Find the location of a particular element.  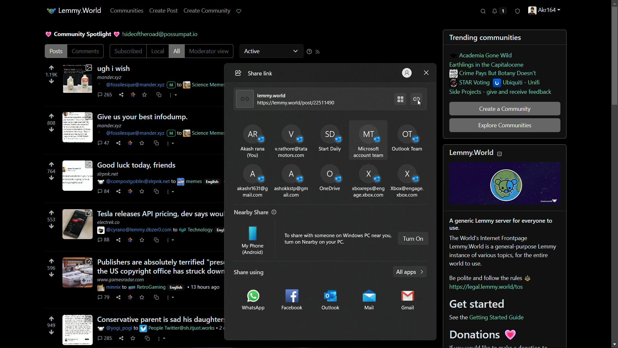

Conservative parent is sad his daughter is located at coordinates (161, 318).